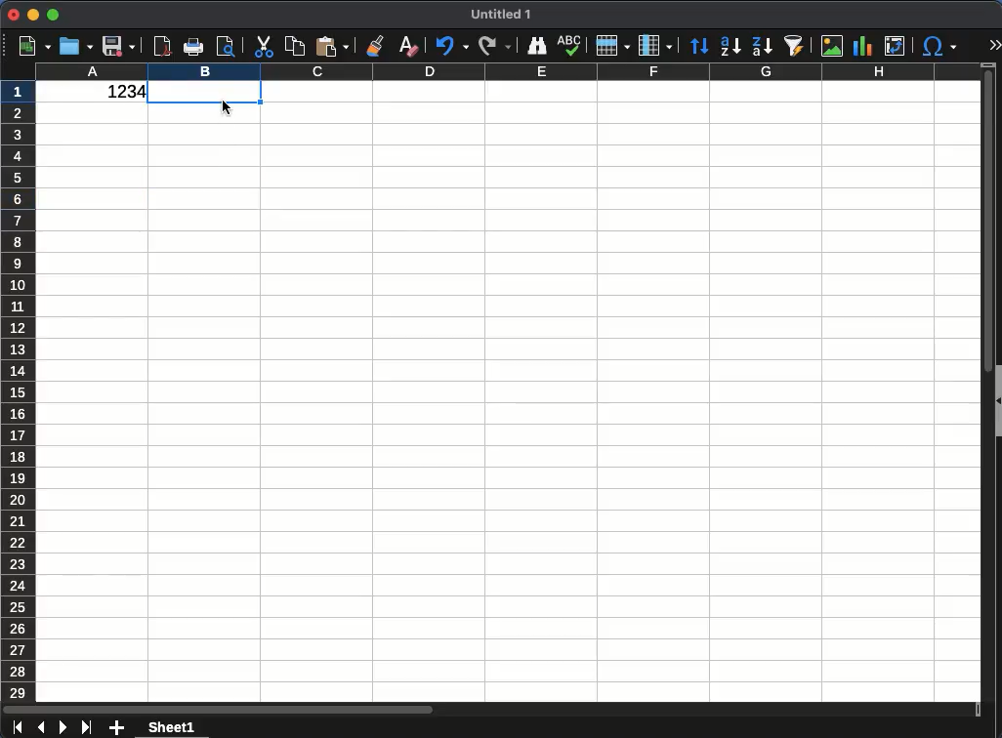 This screenshot has width=1002, height=738. I want to click on minimize, so click(33, 14).